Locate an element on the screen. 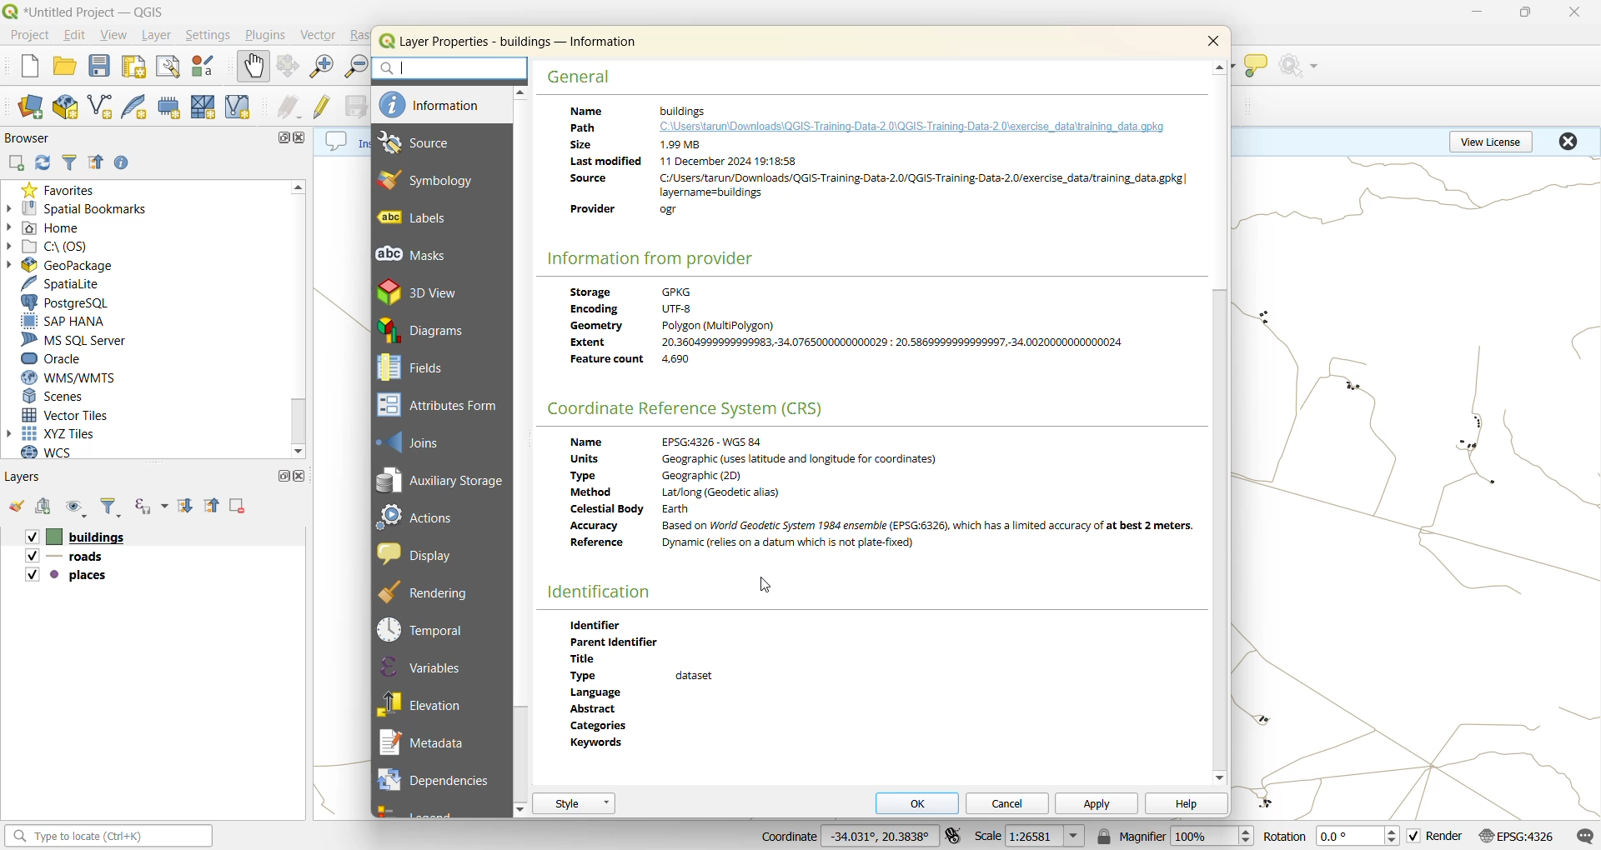  home is located at coordinates (68, 228).